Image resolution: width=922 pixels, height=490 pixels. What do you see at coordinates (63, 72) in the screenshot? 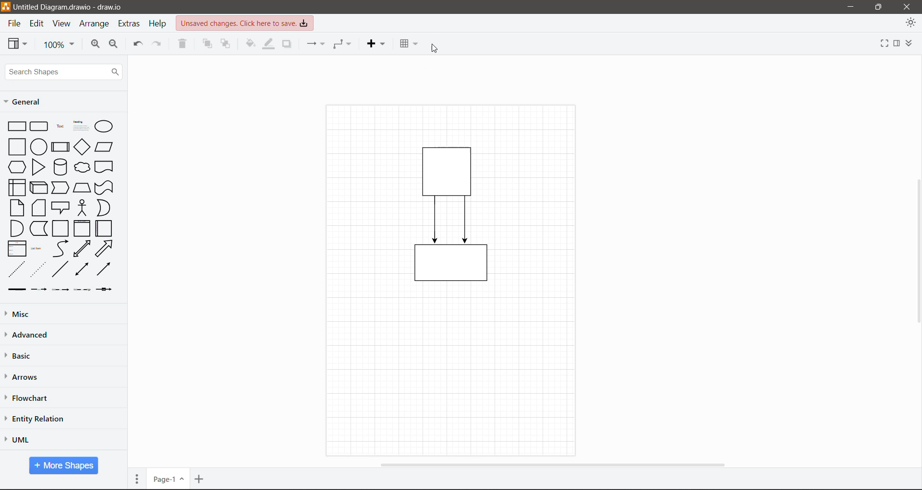
I see `Search Shapes` at bounding box center [63, 72].